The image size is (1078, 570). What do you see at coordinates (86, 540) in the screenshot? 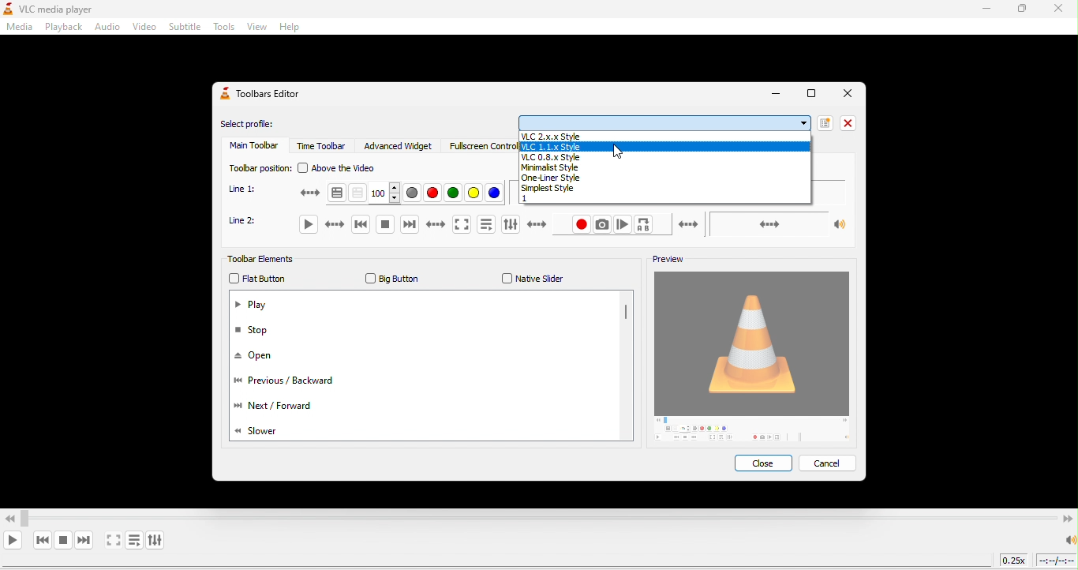
I see `next media` at bounding box center [86, 540].